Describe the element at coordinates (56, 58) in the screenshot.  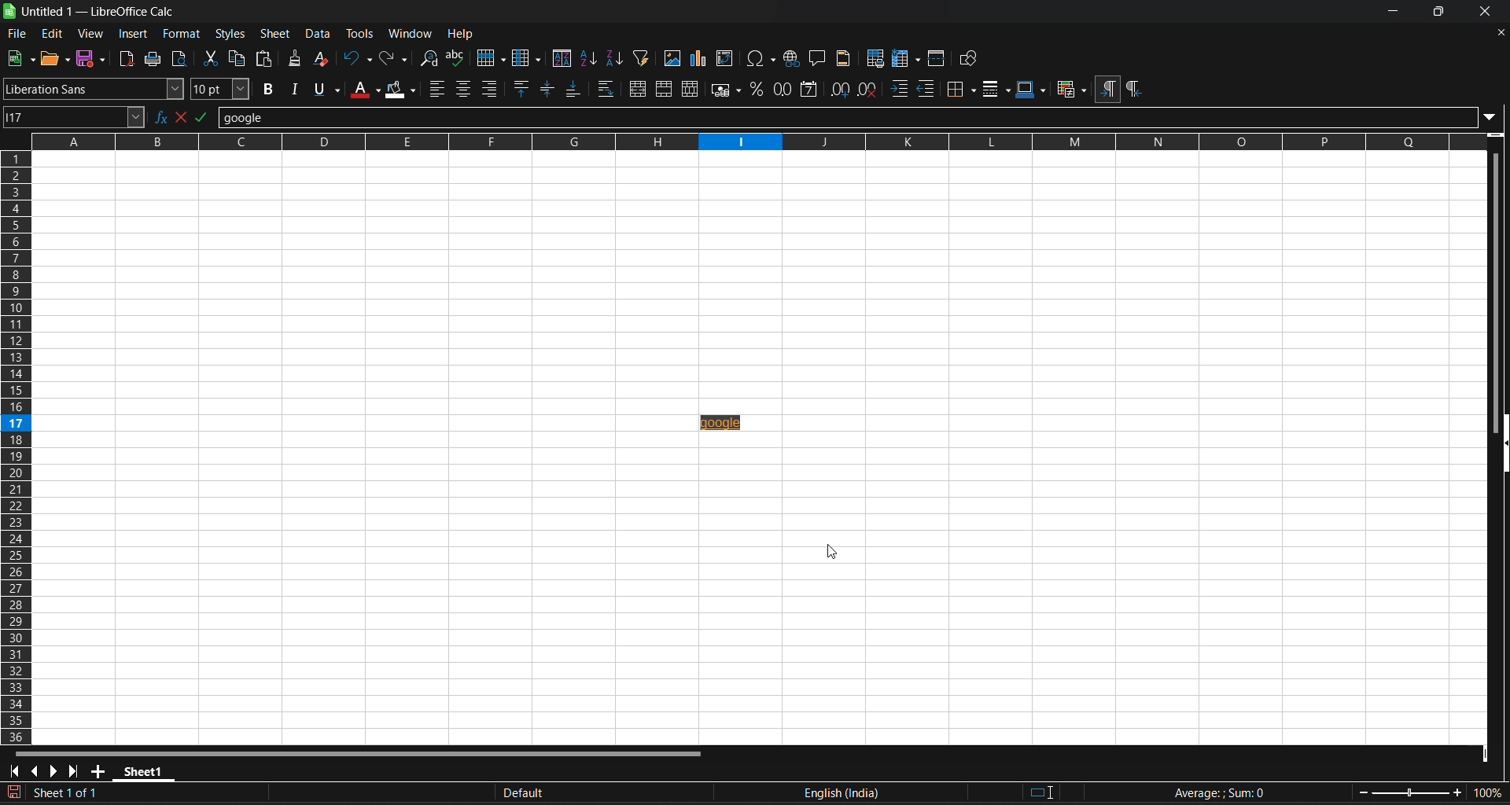
I see `new` at that location.